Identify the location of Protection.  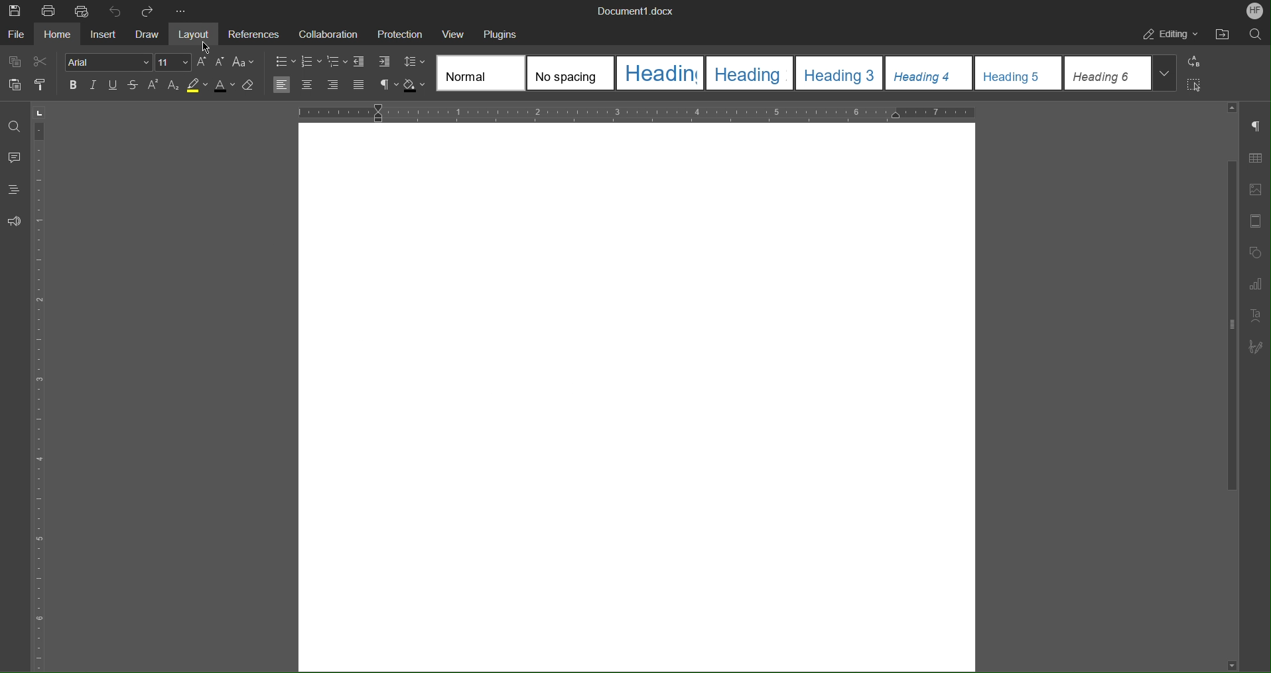
(400, 33).